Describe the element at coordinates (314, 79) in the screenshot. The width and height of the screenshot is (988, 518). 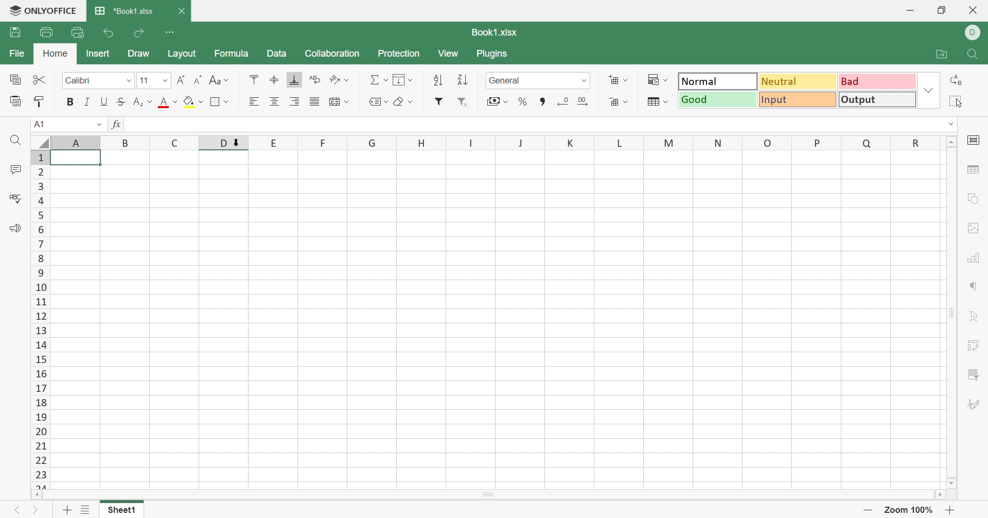
I see `Wrap Text` at that location.